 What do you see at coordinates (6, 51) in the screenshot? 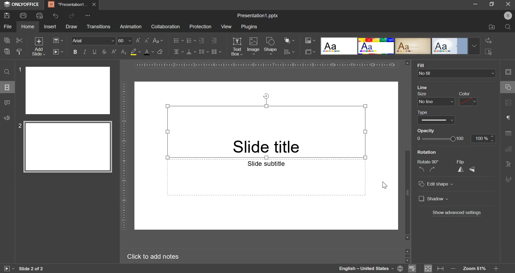
I see `paste` at bounding box center [6, 51].